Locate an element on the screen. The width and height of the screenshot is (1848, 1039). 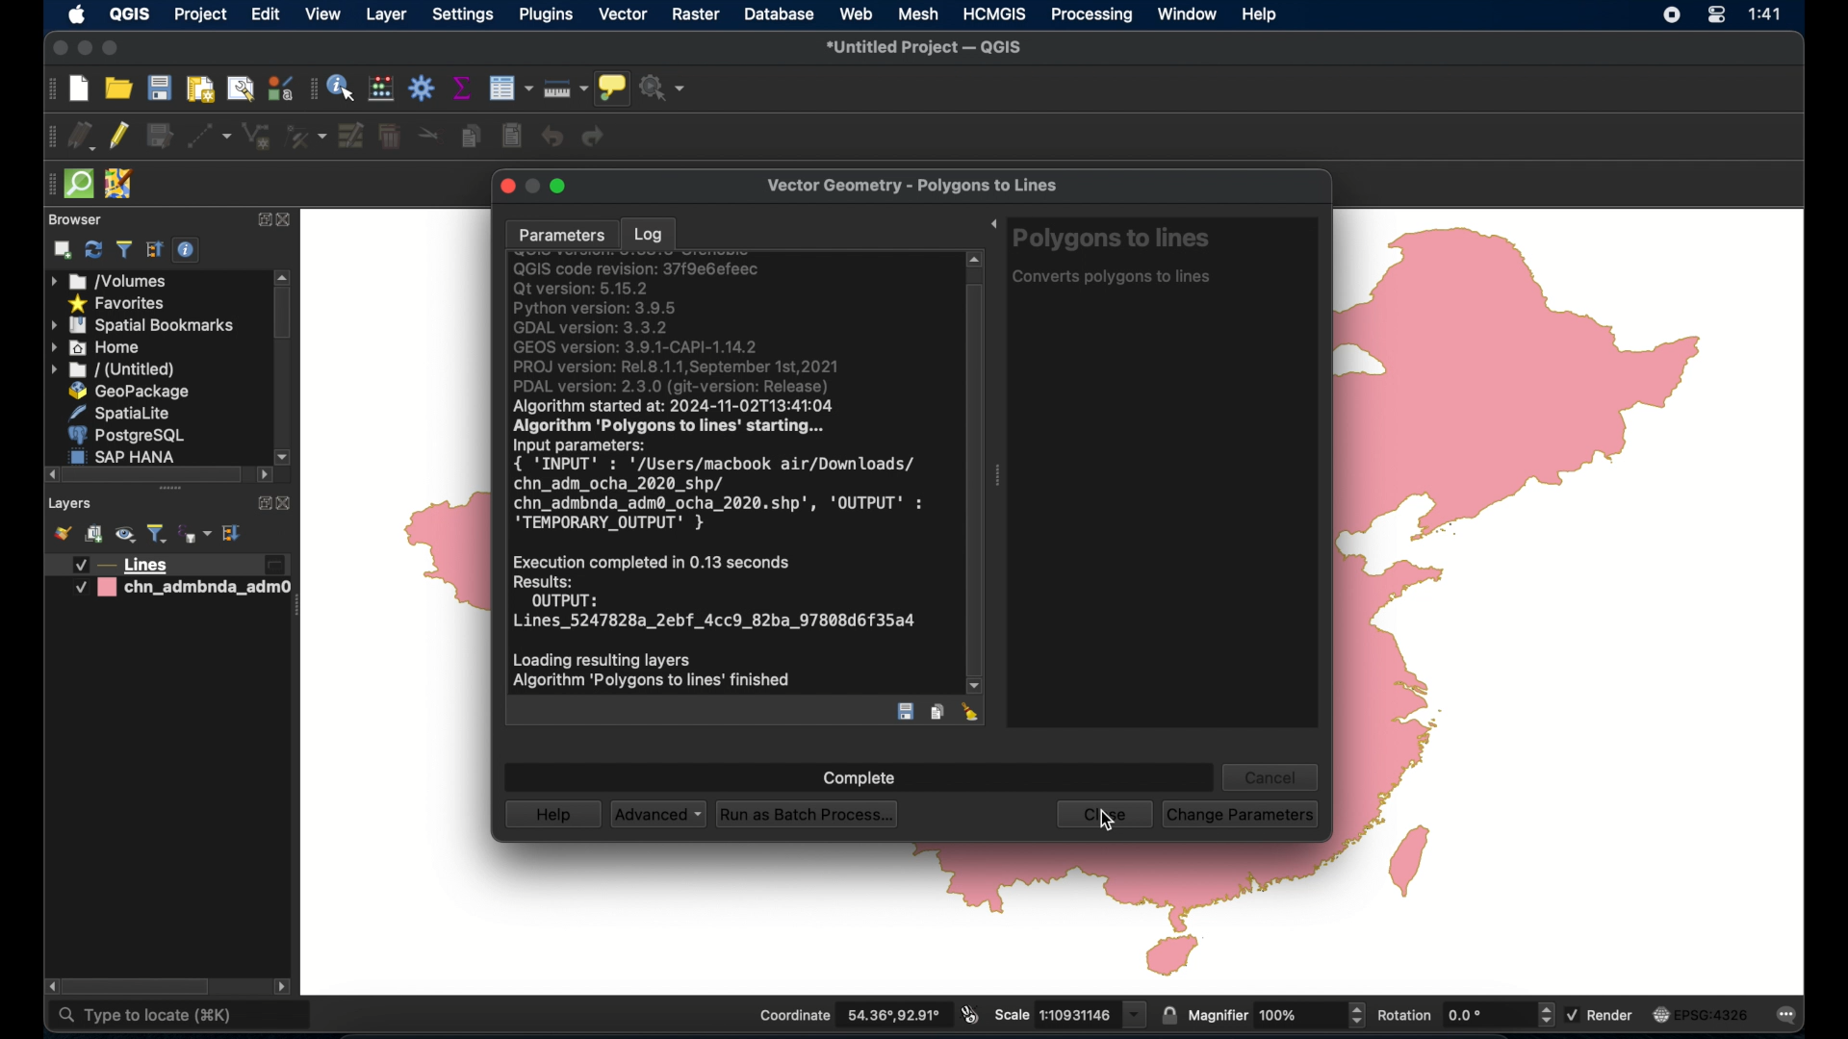
render is located at coordinates (1602, 1015).